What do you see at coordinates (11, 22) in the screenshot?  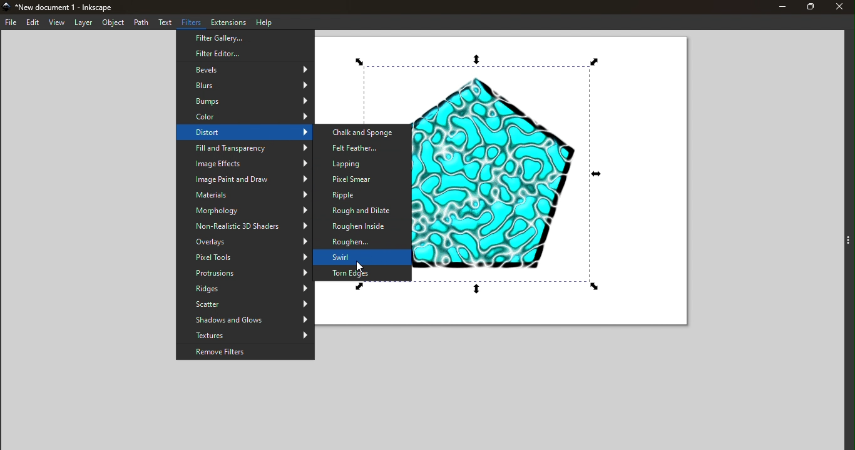 I see `File` at bounding box center [11, 22].